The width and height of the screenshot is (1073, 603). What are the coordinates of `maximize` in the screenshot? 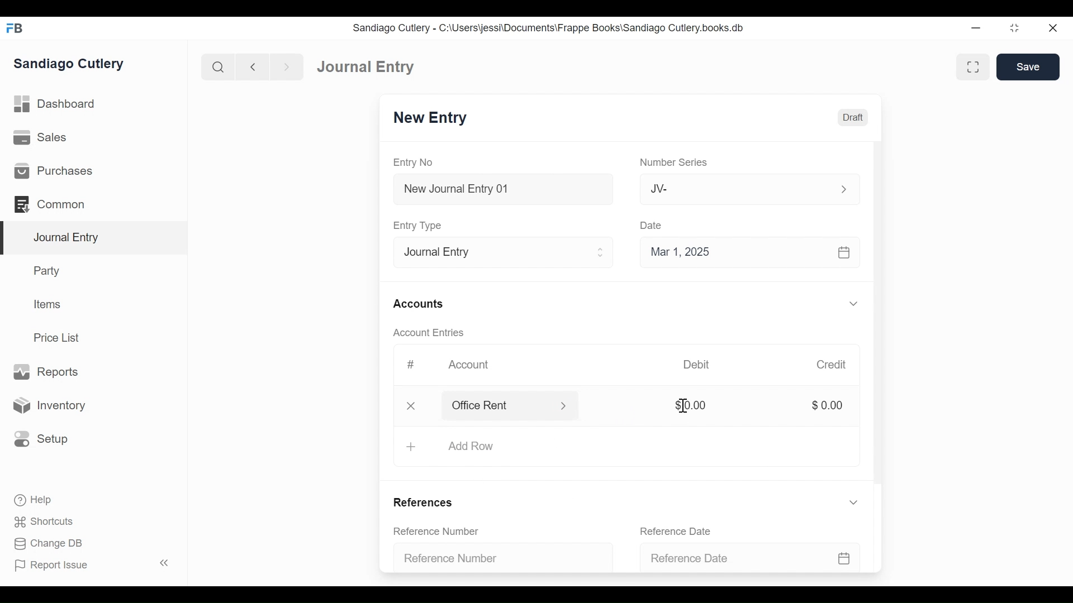 It's located at (1015, 27).